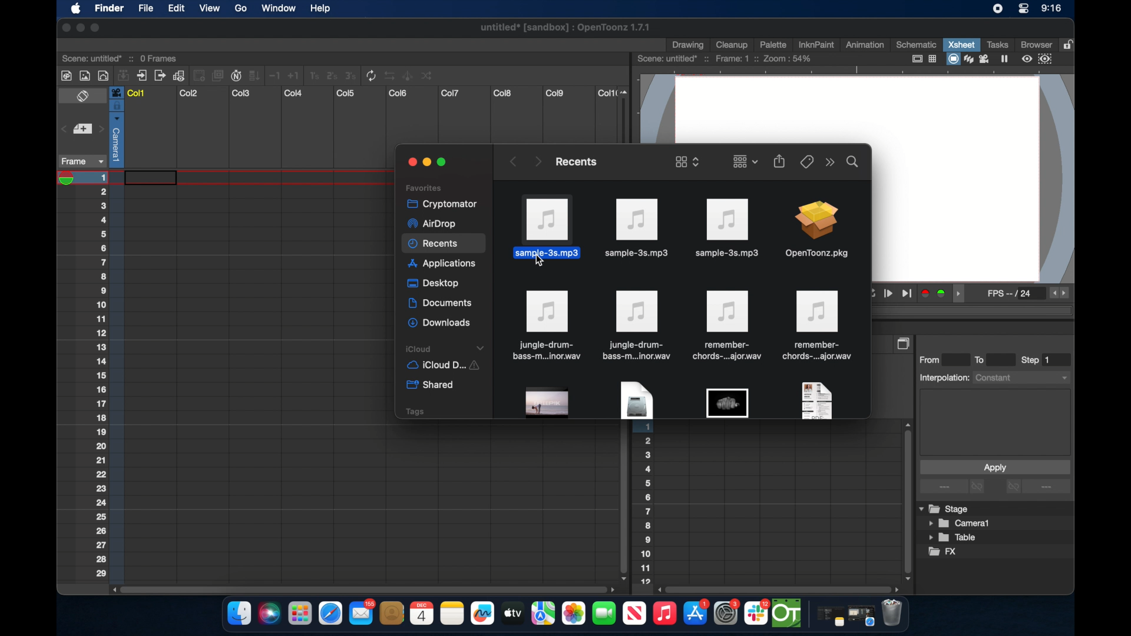 The height and width of the screenshot is (636, 1131). What do you see at coordinates (432, 385) in the screenshot?
I see `shared` at bounding box center [432, 385].